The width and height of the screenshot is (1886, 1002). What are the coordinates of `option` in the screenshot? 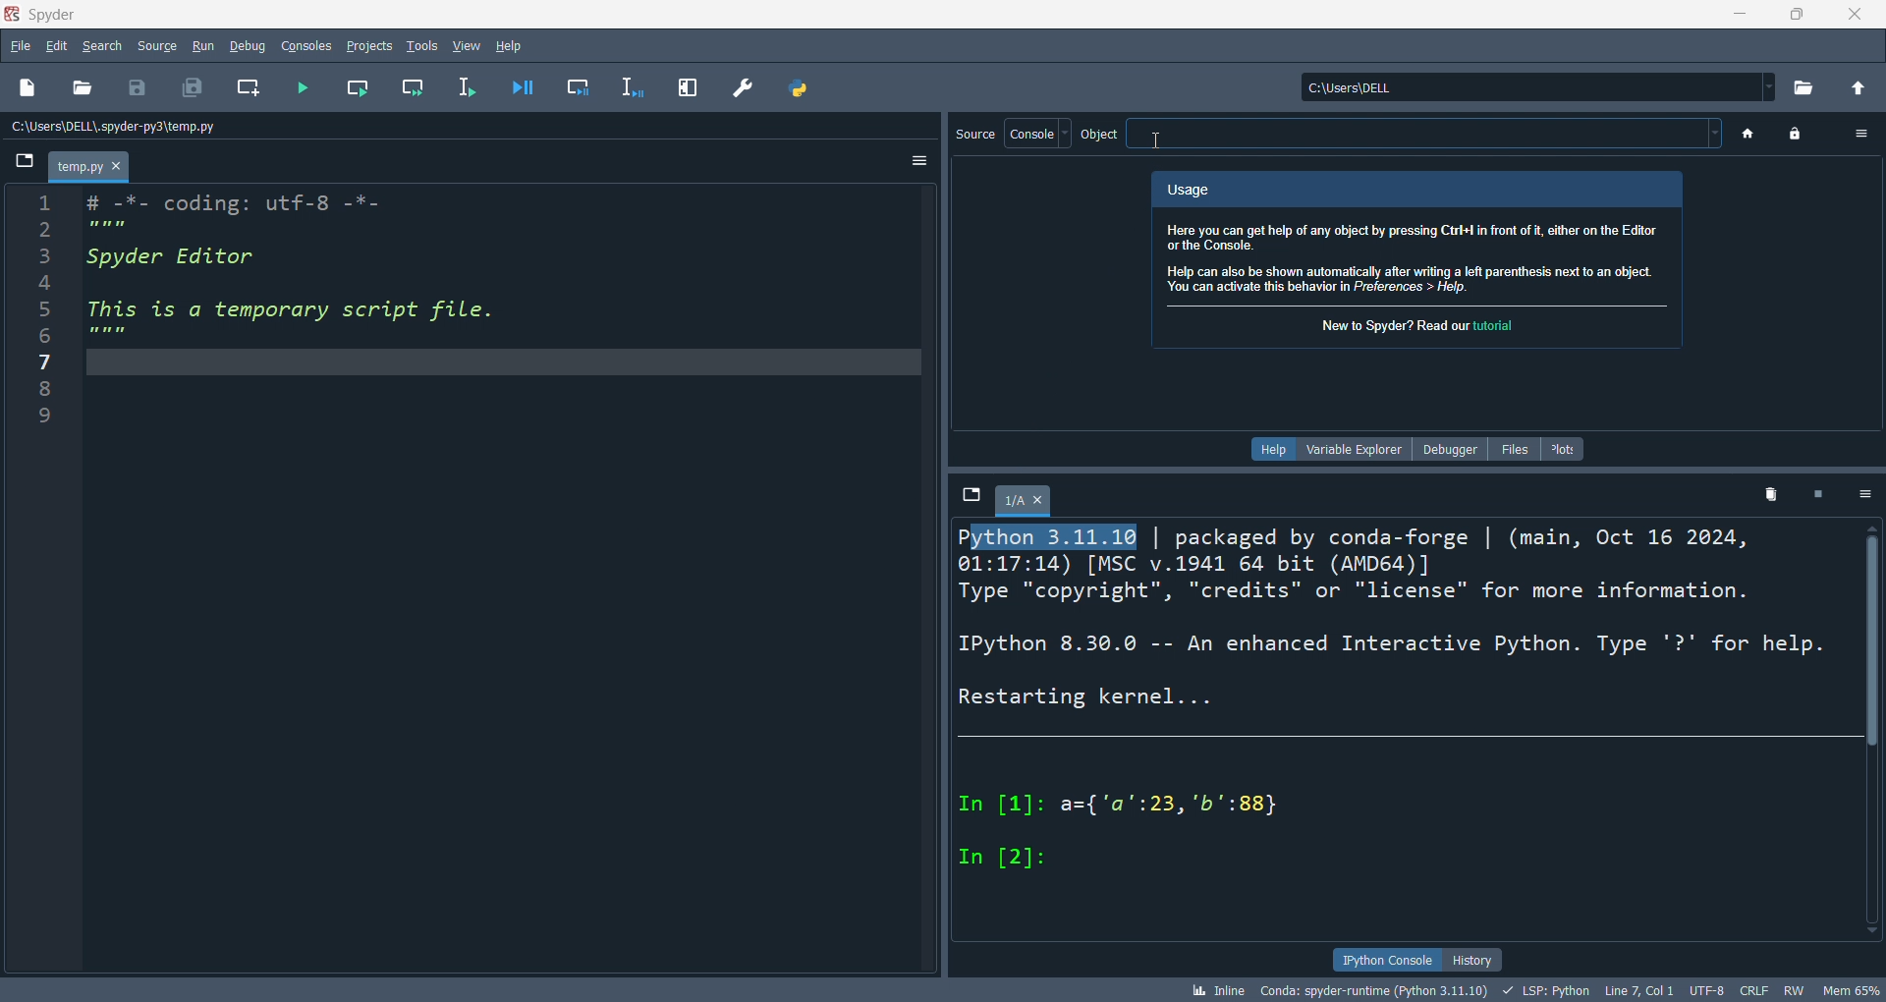 It's located at (1852, 134).